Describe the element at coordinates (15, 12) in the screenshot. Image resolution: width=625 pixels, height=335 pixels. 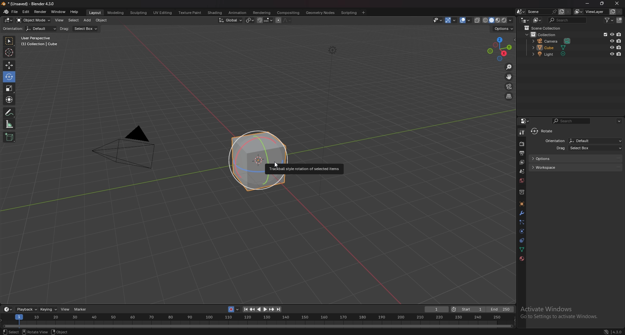
I see `file` at that location.